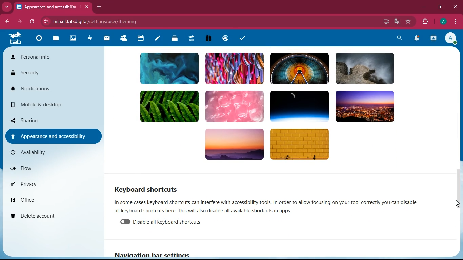 The height and width of the screenshot is (260, 463). What do you see at coordinates (170, 223) in the screenshot?
I see `disable` at bounding box center [170, 223].